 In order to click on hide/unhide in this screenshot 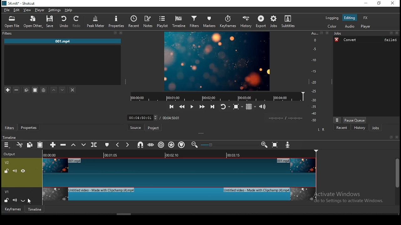, I will do `click(23, 171)`.